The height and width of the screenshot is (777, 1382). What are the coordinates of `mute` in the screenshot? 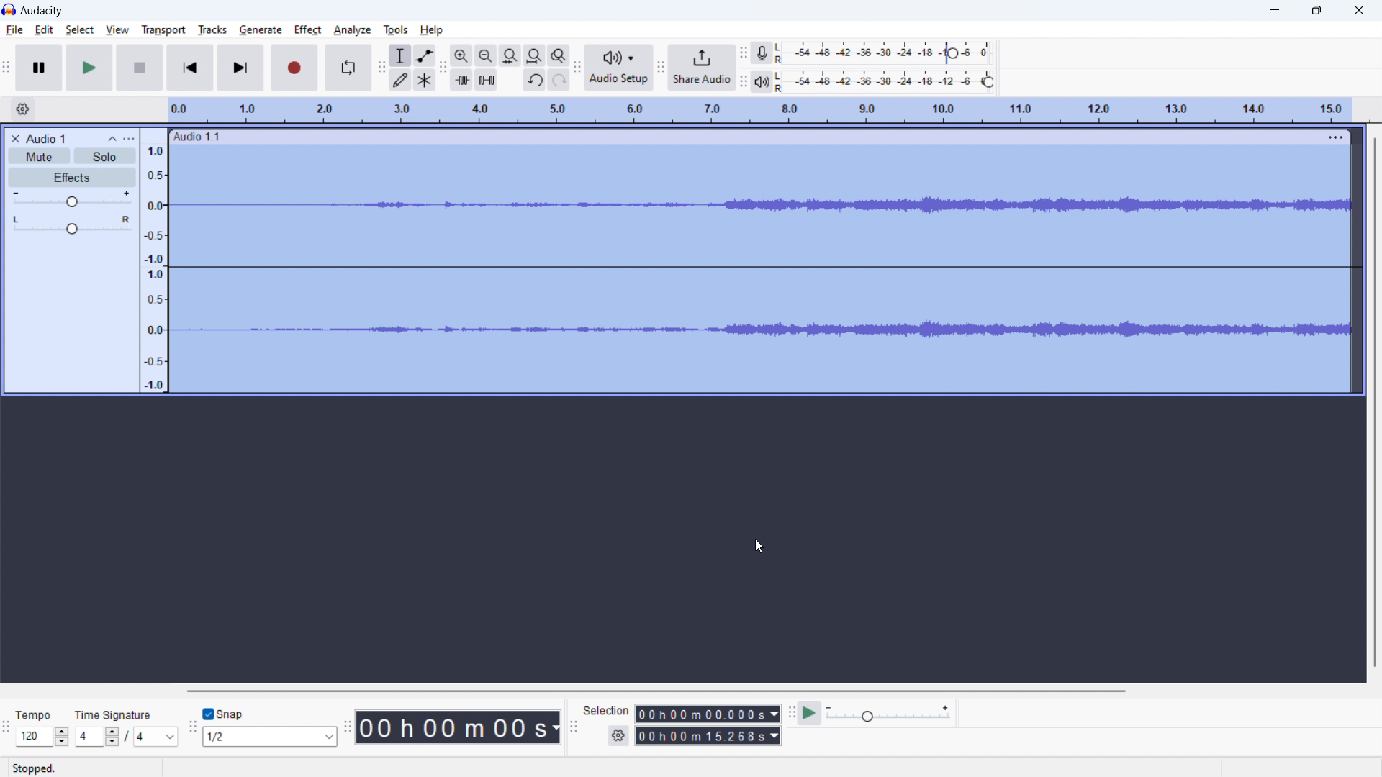 It's located at (39, 156).